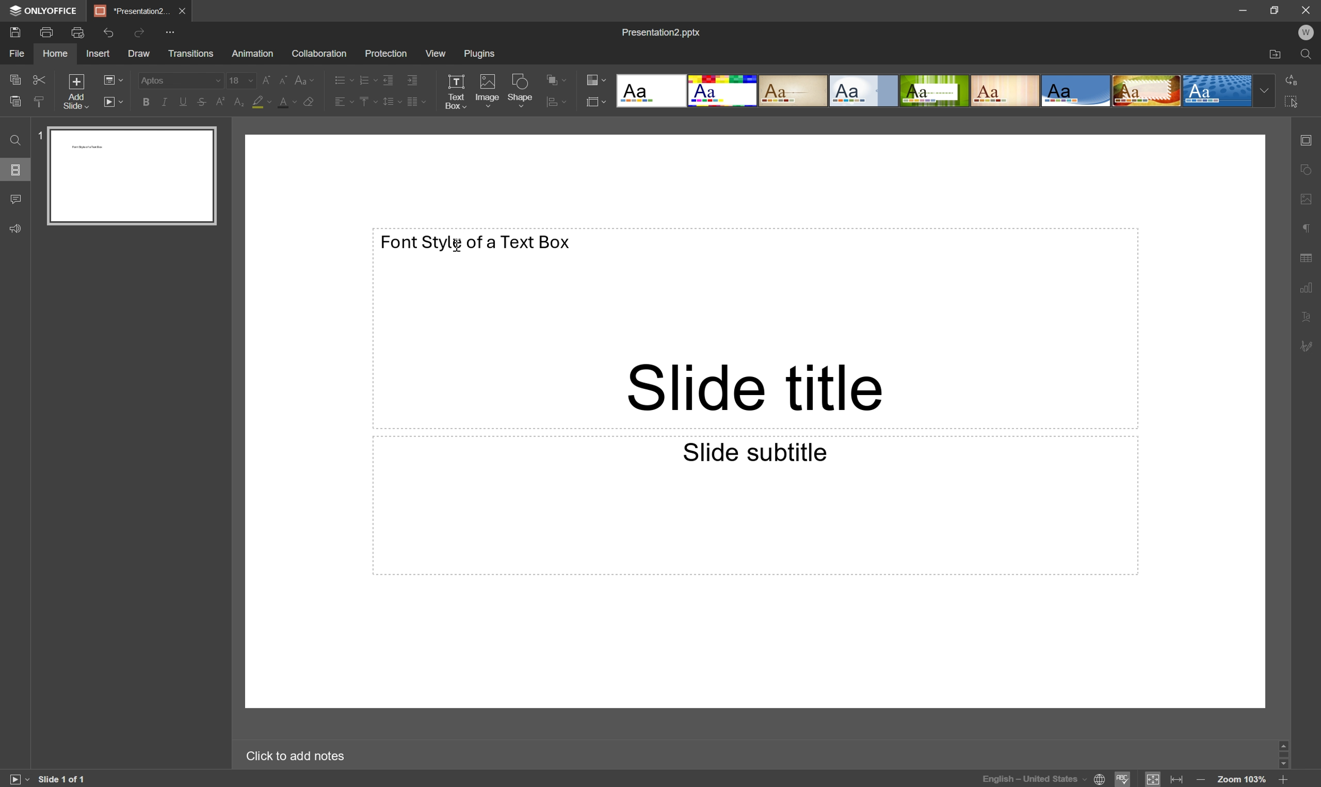  What do you see at coordinates (262, 101) in the screenshot?
I see `Highlight color` at bounding box center [262, 101].